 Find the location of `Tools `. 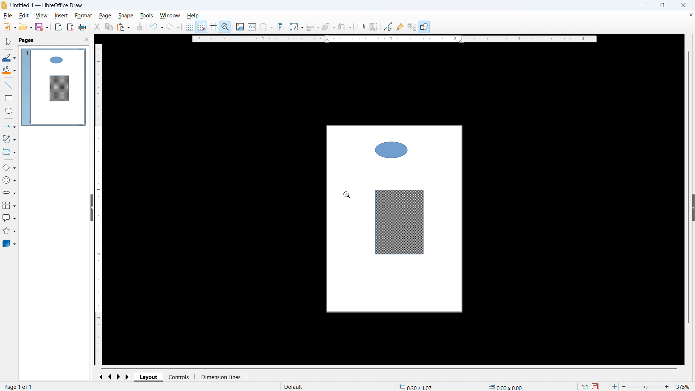

Tools  is located at coordinates (146, 16).